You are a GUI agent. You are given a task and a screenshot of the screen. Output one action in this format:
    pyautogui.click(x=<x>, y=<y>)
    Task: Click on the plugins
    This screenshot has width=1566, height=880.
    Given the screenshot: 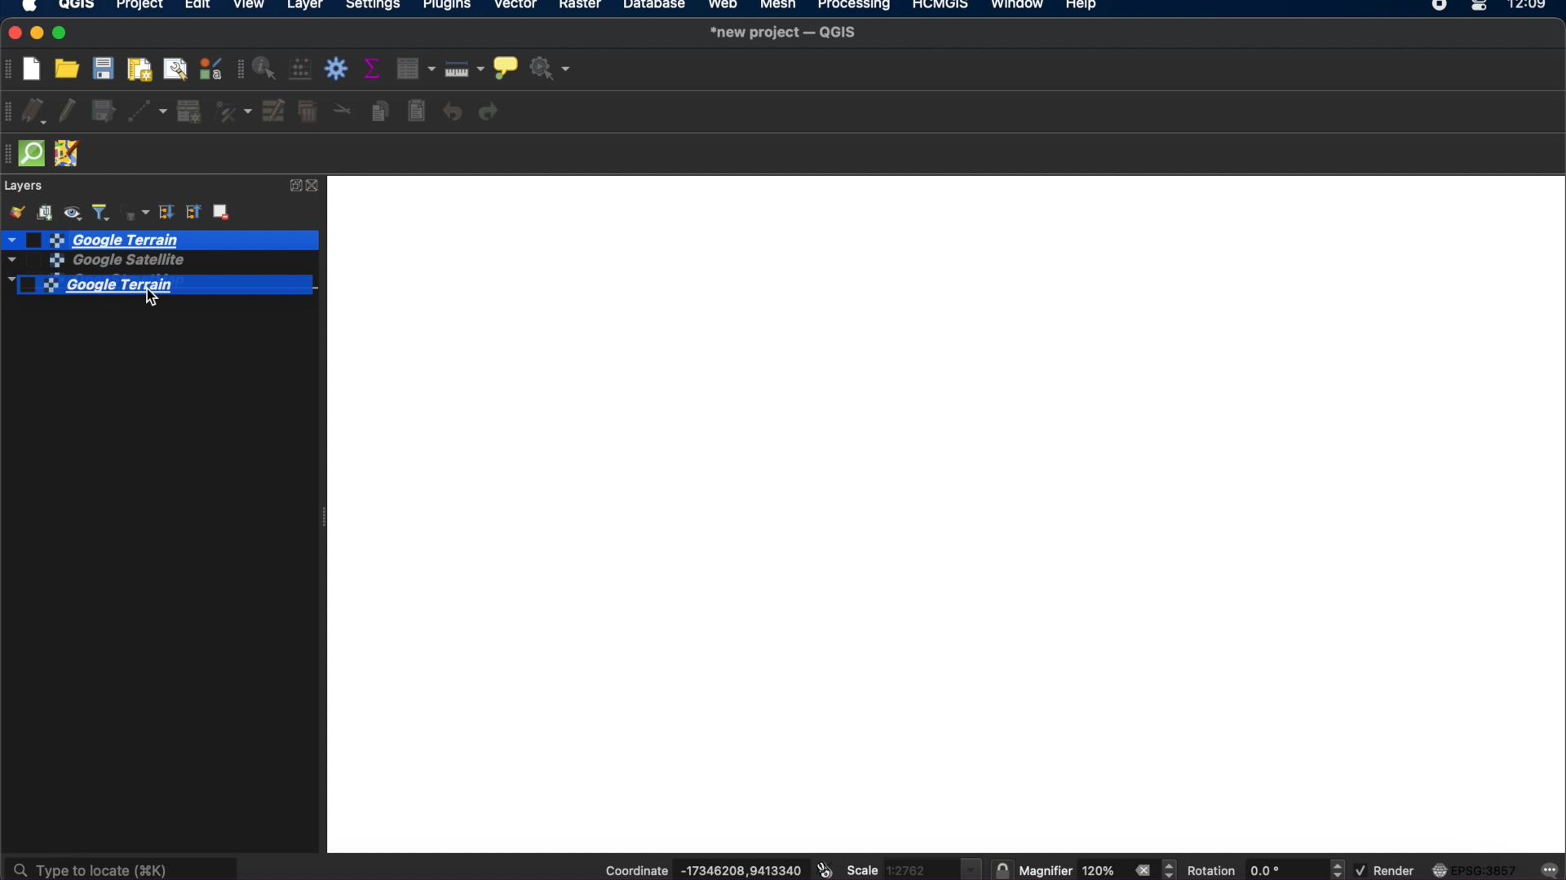 What is the action you would take?
    pyautogui.click(x=448, y=7)
    